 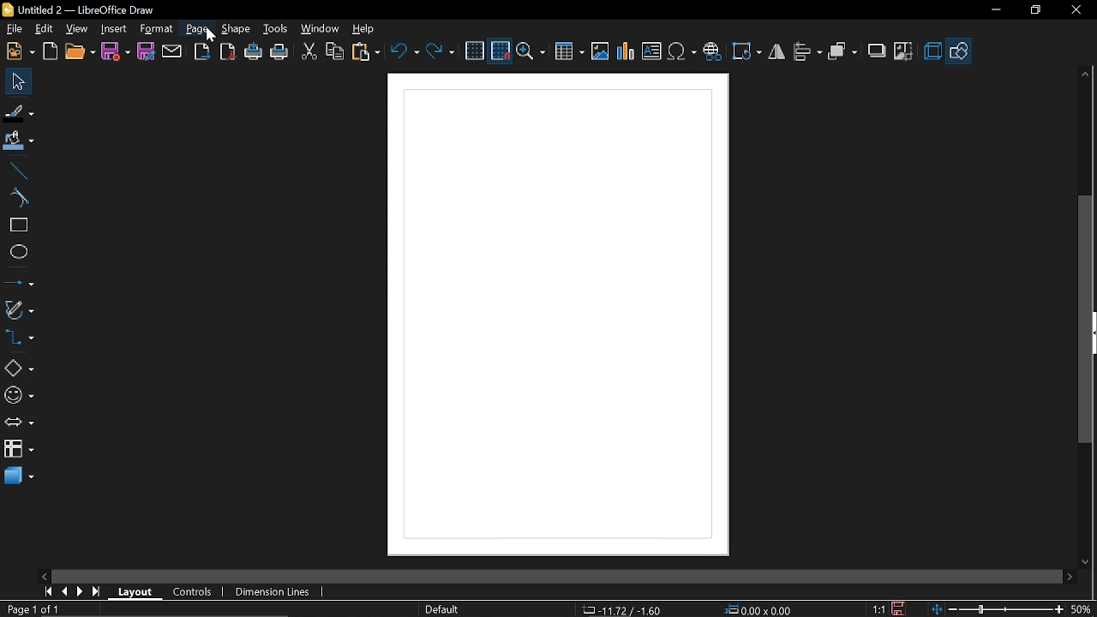 I want to click on Dimension lines, so click(x=269, y=590).